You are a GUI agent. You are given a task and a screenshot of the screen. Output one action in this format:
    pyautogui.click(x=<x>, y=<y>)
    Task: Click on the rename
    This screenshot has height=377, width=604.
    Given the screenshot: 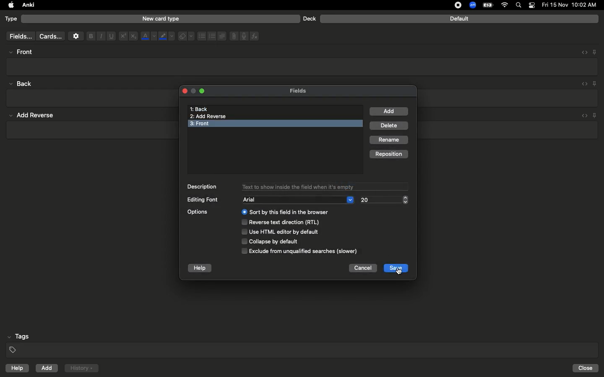 What is the action you would take?
    pyautogui.click(x=390, y=140)
    